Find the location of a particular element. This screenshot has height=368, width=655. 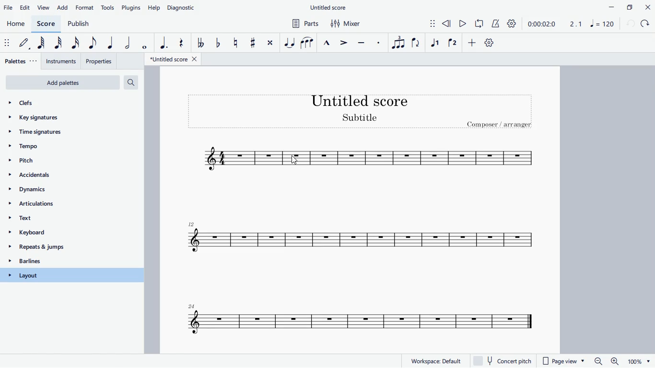

home is located at coordinates (16, 24).